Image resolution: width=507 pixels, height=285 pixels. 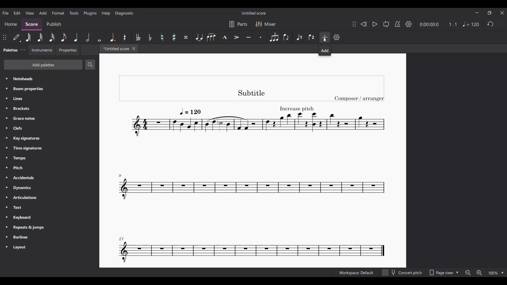 I want to click on Slur, so click(x=211, y=37).